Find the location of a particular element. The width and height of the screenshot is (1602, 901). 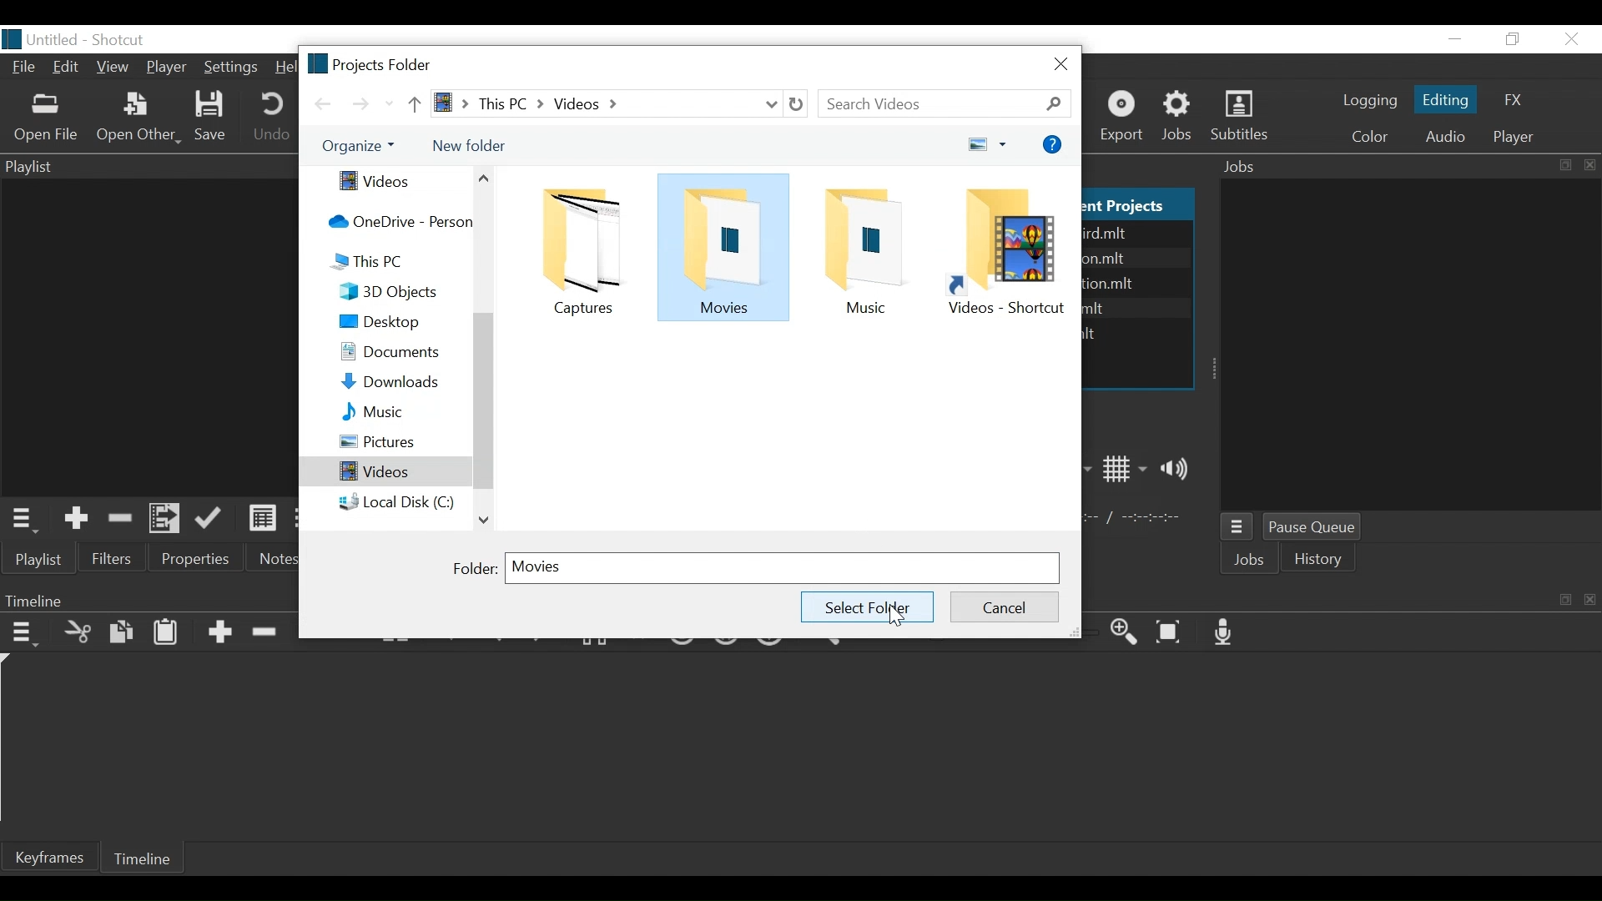

Search bar is located at coordinates (941, 103).